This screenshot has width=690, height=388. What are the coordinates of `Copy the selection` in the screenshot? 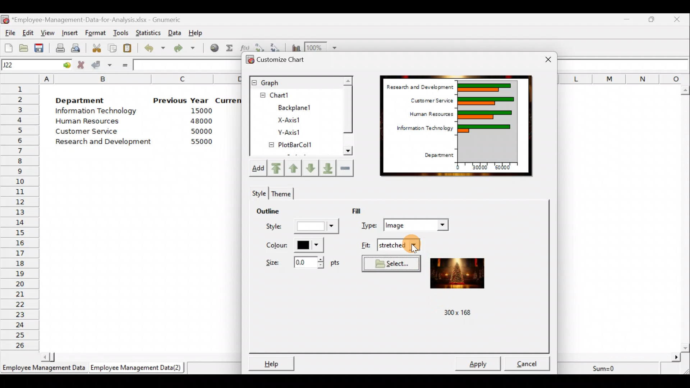 It's located at (114, 48).